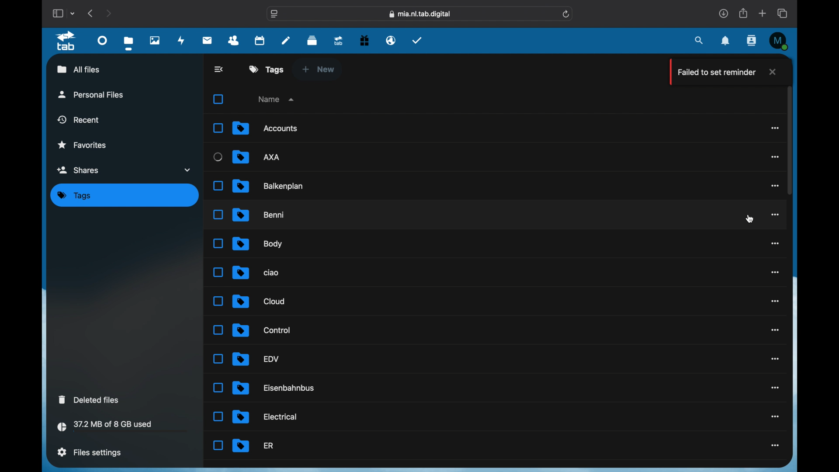 The image size is (839, 472). I want to click on previous, so click(91, 13).